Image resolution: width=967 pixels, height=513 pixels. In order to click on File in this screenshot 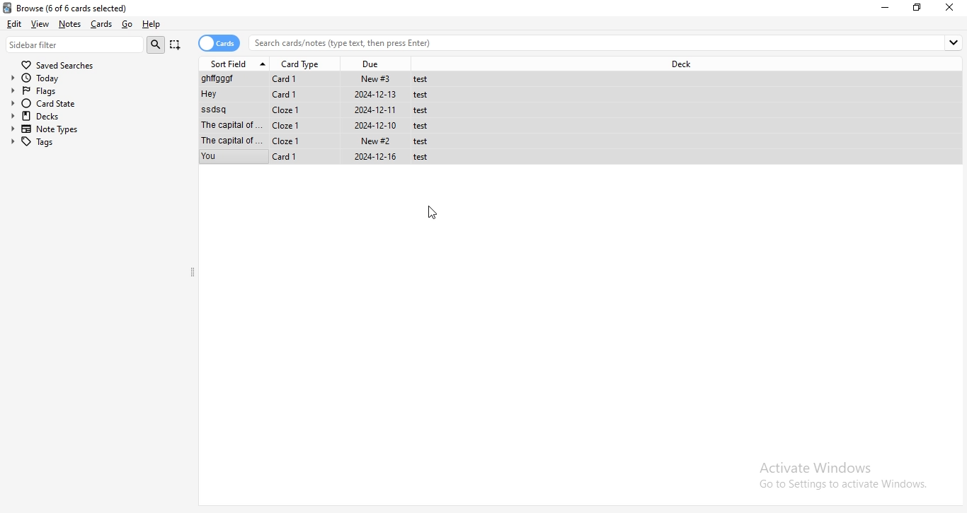, I will do `click(323, 124)`.